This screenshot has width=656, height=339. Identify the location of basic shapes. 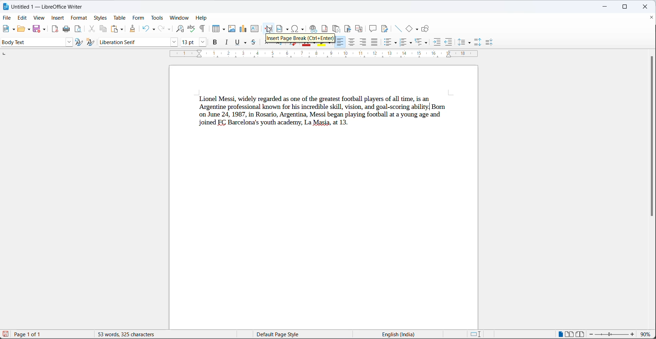
(418, 29).